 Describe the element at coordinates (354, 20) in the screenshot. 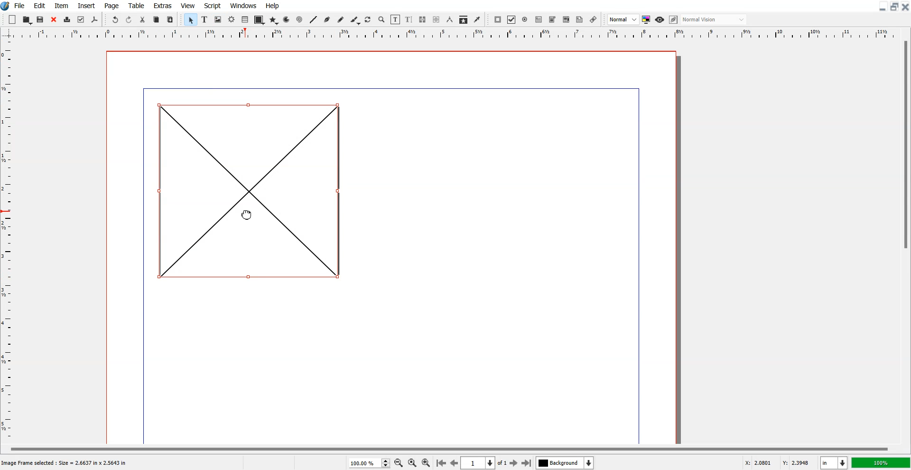

I see `Calligraphic Line` at that location.